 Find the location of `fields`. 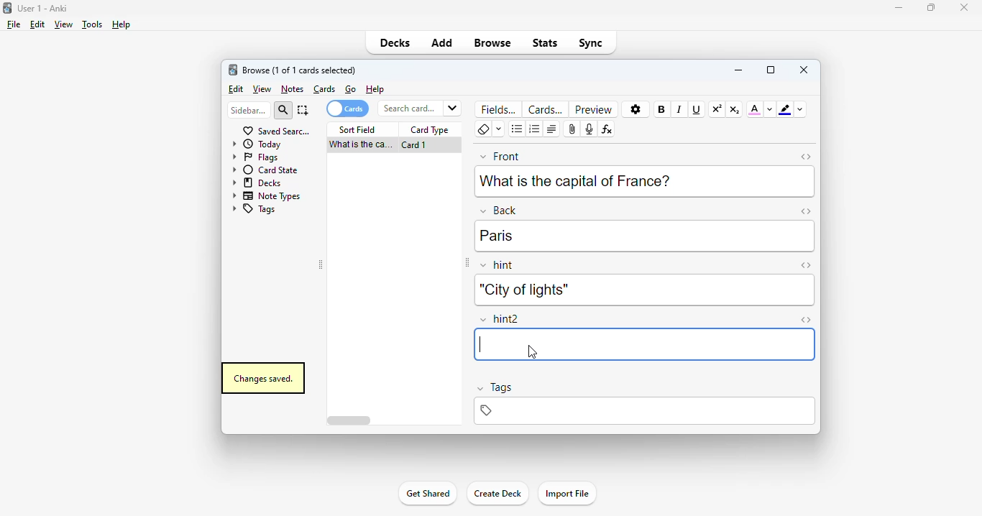

fields is located at coordinates (500, 109).